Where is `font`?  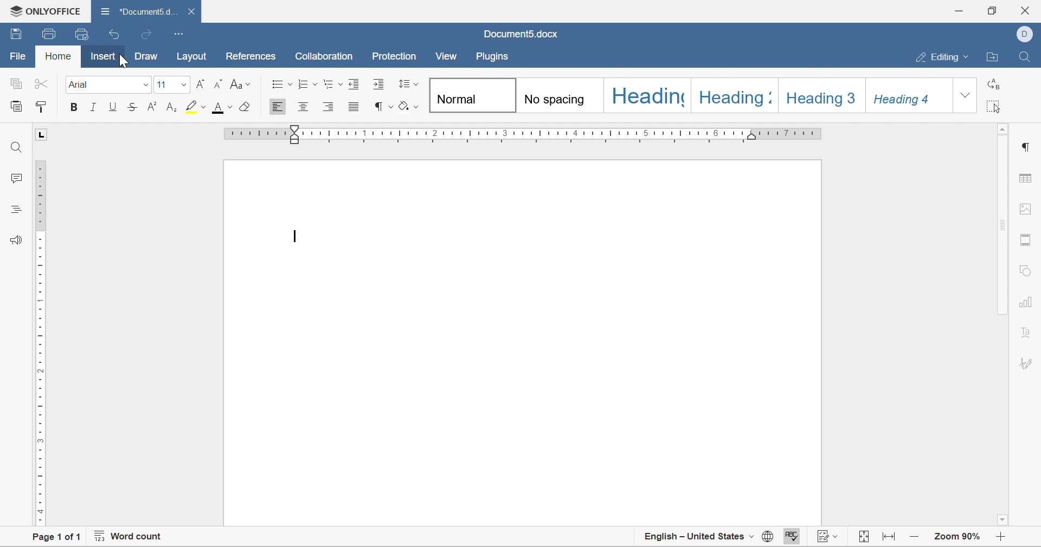 font is located at coordinates (108, 86).